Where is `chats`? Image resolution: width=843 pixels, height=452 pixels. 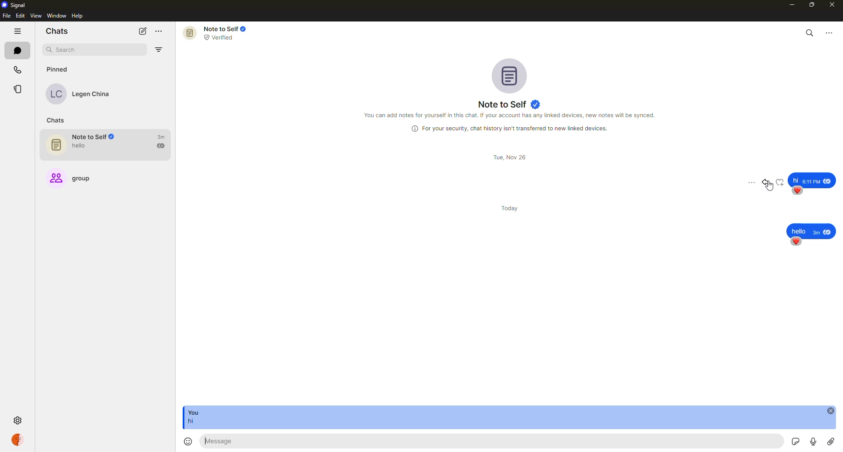 chats is located at coordinates (17, 50).